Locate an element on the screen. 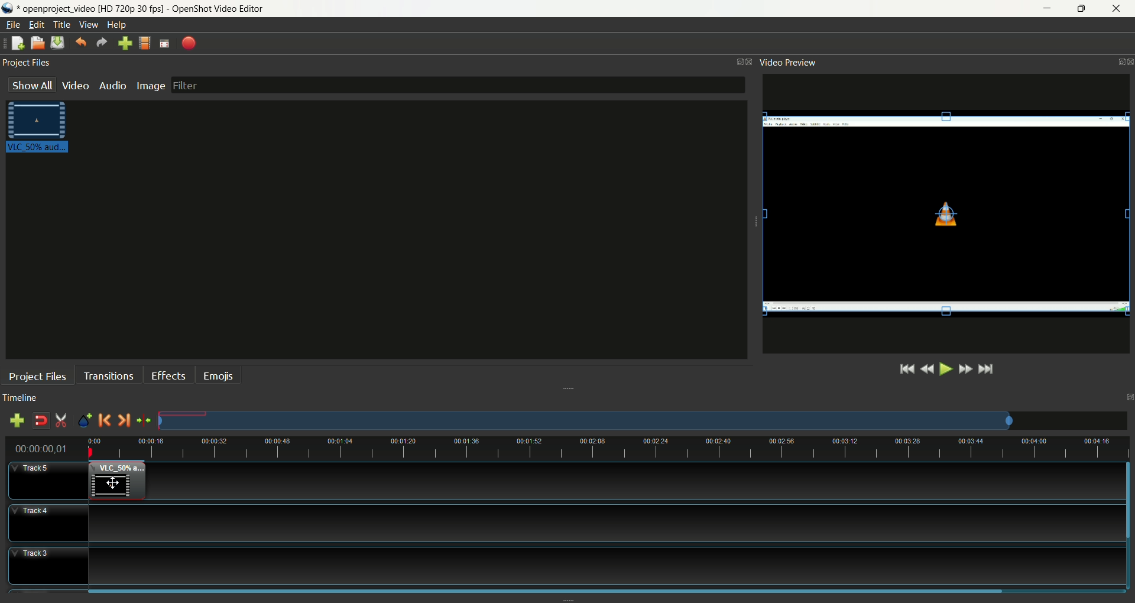  maximize is located at coordinates (1084, 9).